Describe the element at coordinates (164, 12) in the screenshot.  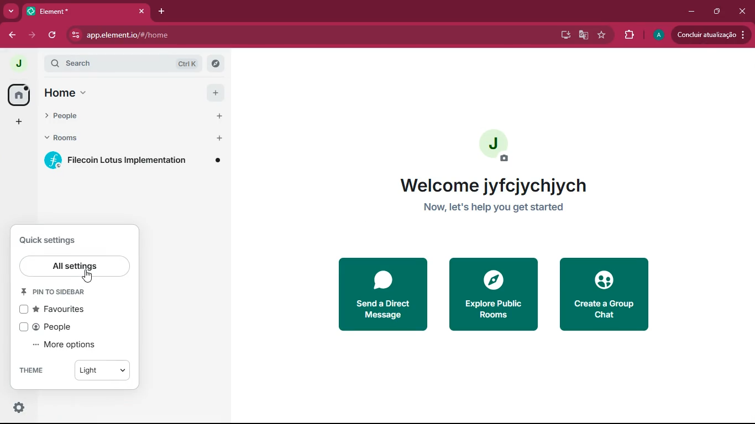
I see `add tab` at that location.